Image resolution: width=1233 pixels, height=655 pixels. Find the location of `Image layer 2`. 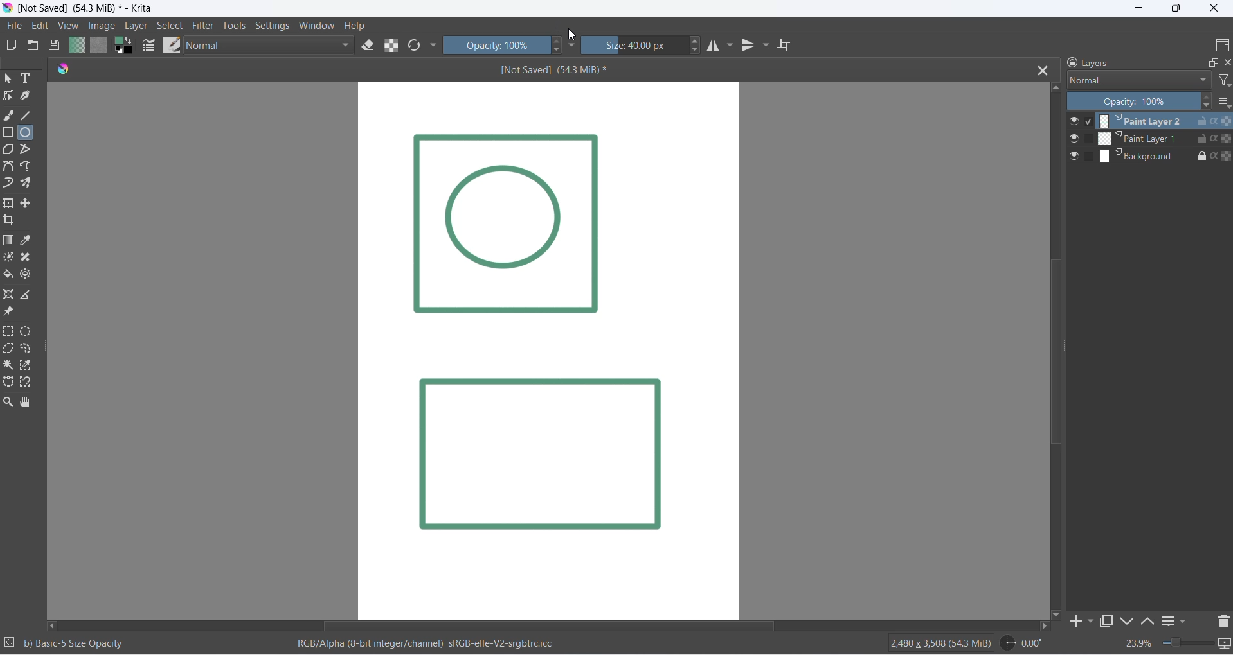

Image layer 2 is located at coordinates (544, 454).